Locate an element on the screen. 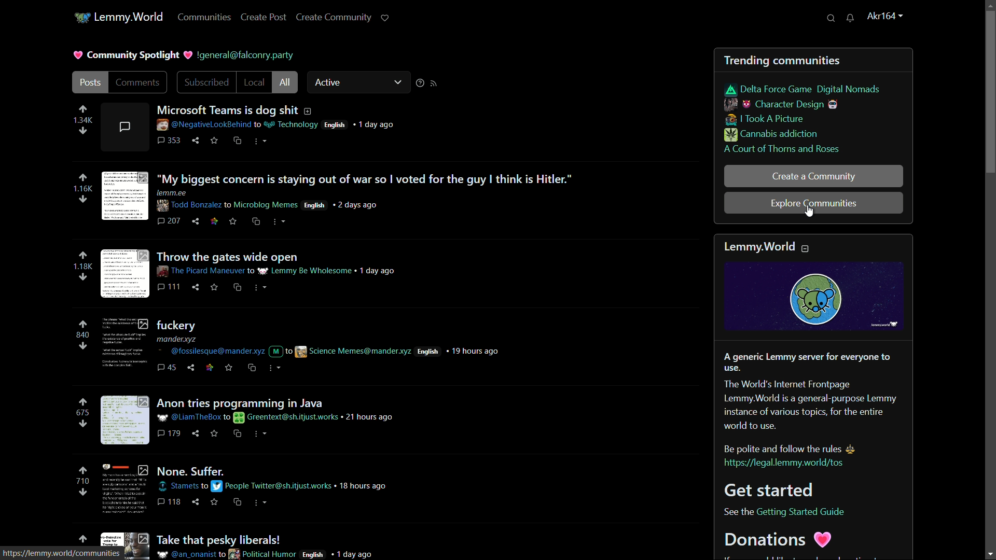 The width and height of the screenshot is (996, 560). post-6 is located at coordinates (193, 469).